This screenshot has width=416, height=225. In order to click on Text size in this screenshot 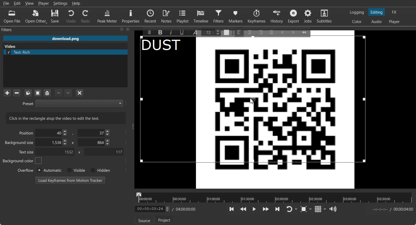, I will do `click(27, 152)`.